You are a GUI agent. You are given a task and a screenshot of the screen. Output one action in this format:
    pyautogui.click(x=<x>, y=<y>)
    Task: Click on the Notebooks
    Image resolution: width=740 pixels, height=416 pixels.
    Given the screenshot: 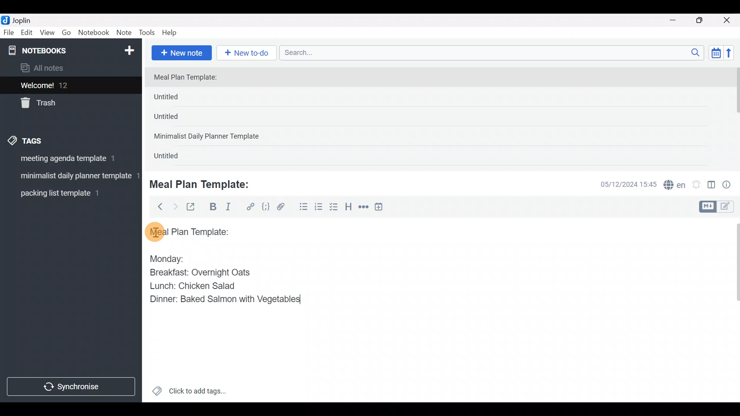 What is the action you would take?
    pyautogui.click(x=54, y=50)
    